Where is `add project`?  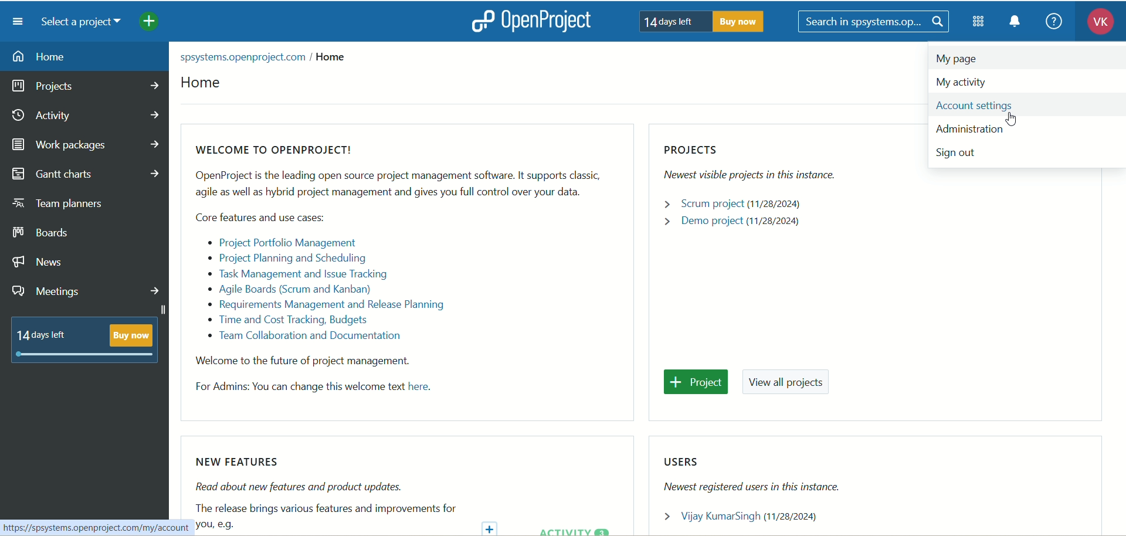 add project is located at coordinates (157, 23).